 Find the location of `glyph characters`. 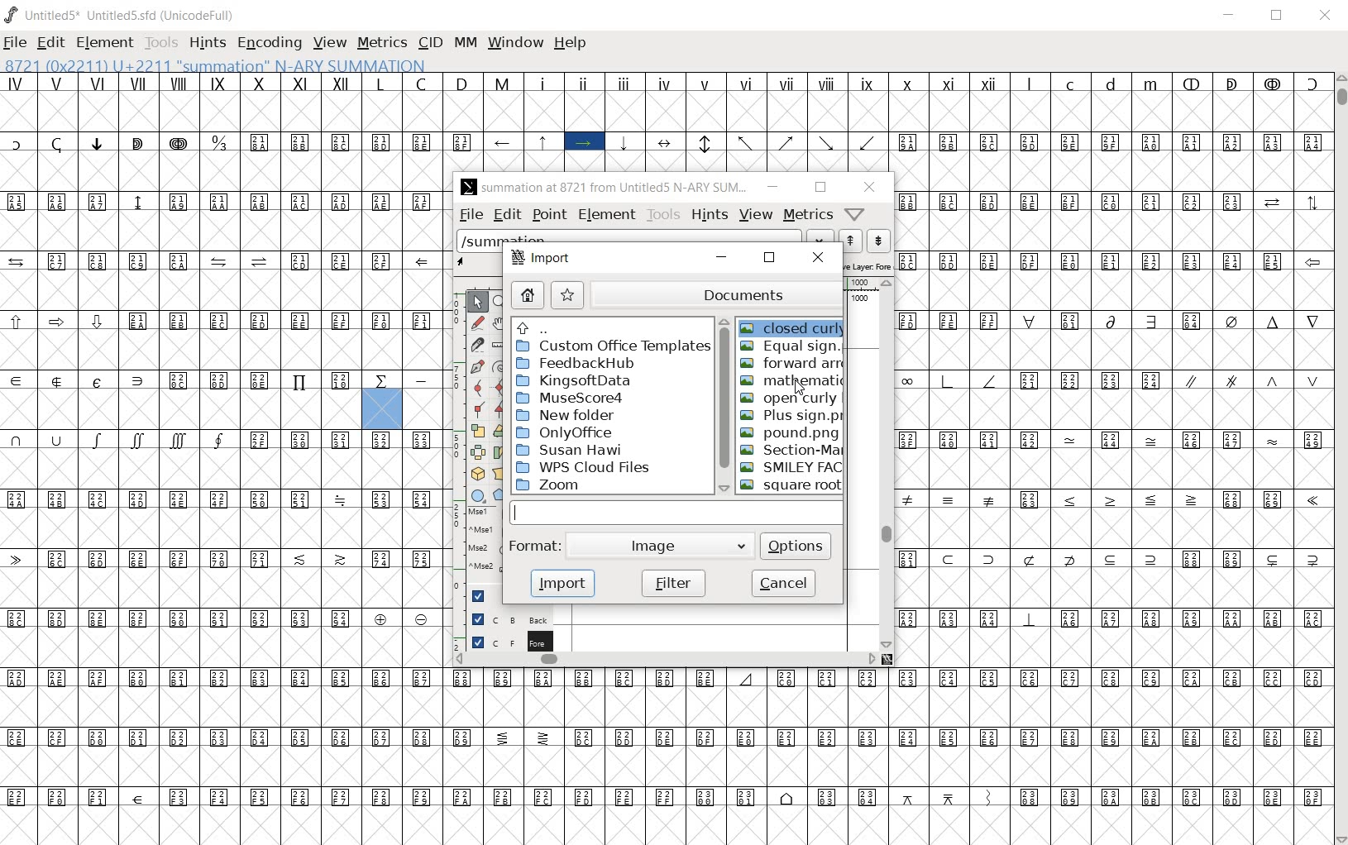

glyph characters is located at coordinates (1114, 429).